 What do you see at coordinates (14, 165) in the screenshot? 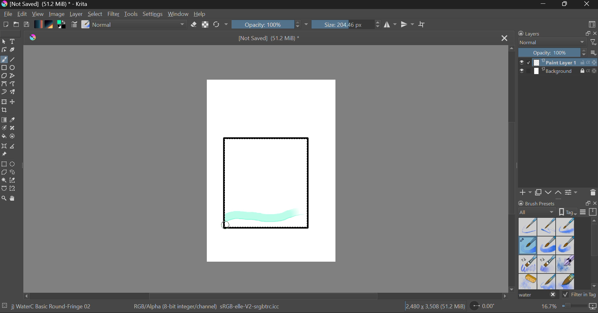
I see `Elipses Selection tool` at bounding box center [14, 165].